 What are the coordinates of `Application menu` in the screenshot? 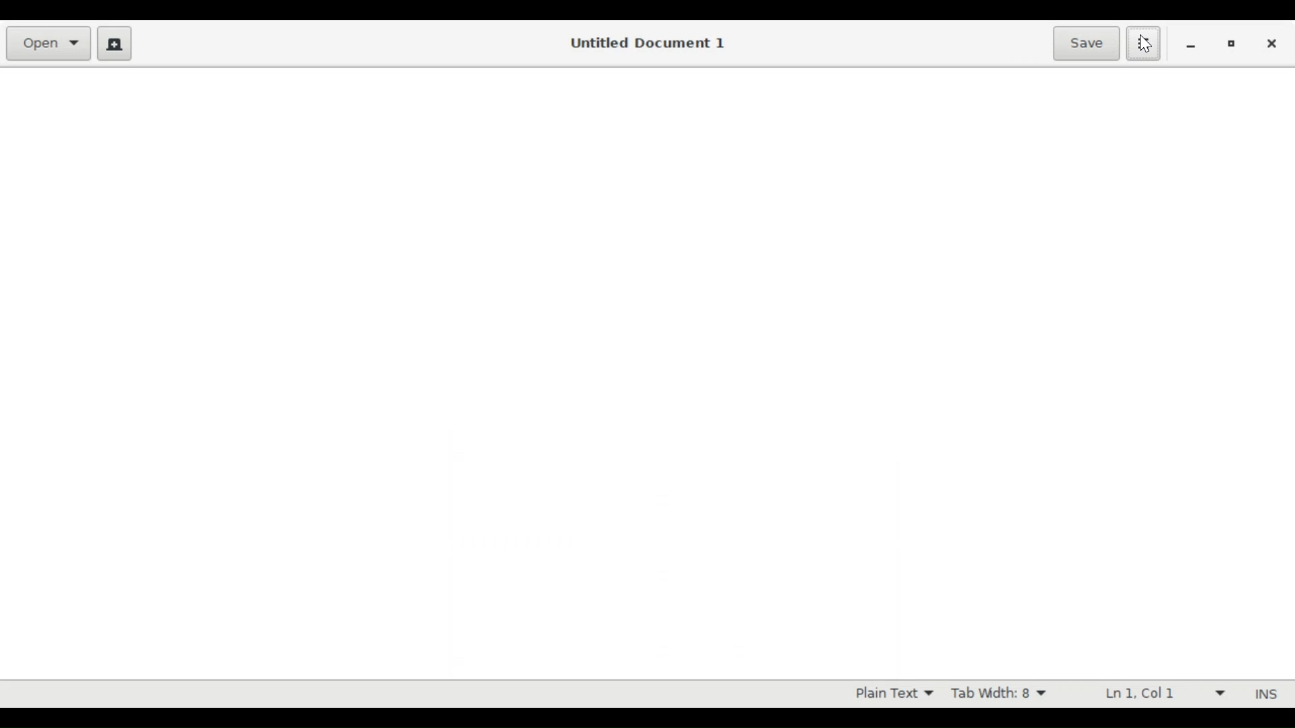 It's located at (1143, 43).